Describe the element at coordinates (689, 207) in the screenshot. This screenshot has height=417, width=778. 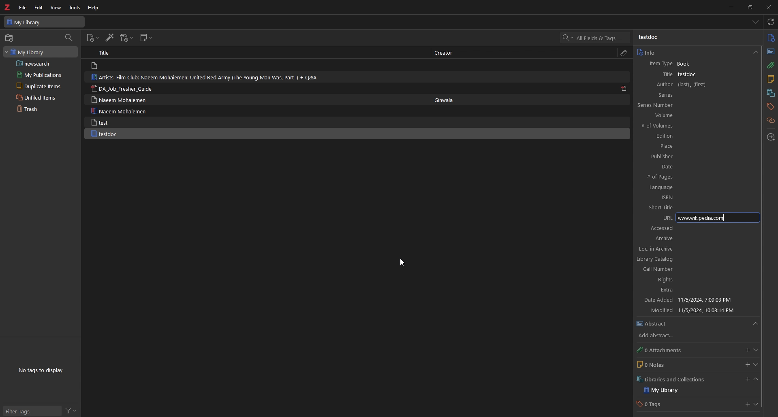
I see `Short Title` at that location.